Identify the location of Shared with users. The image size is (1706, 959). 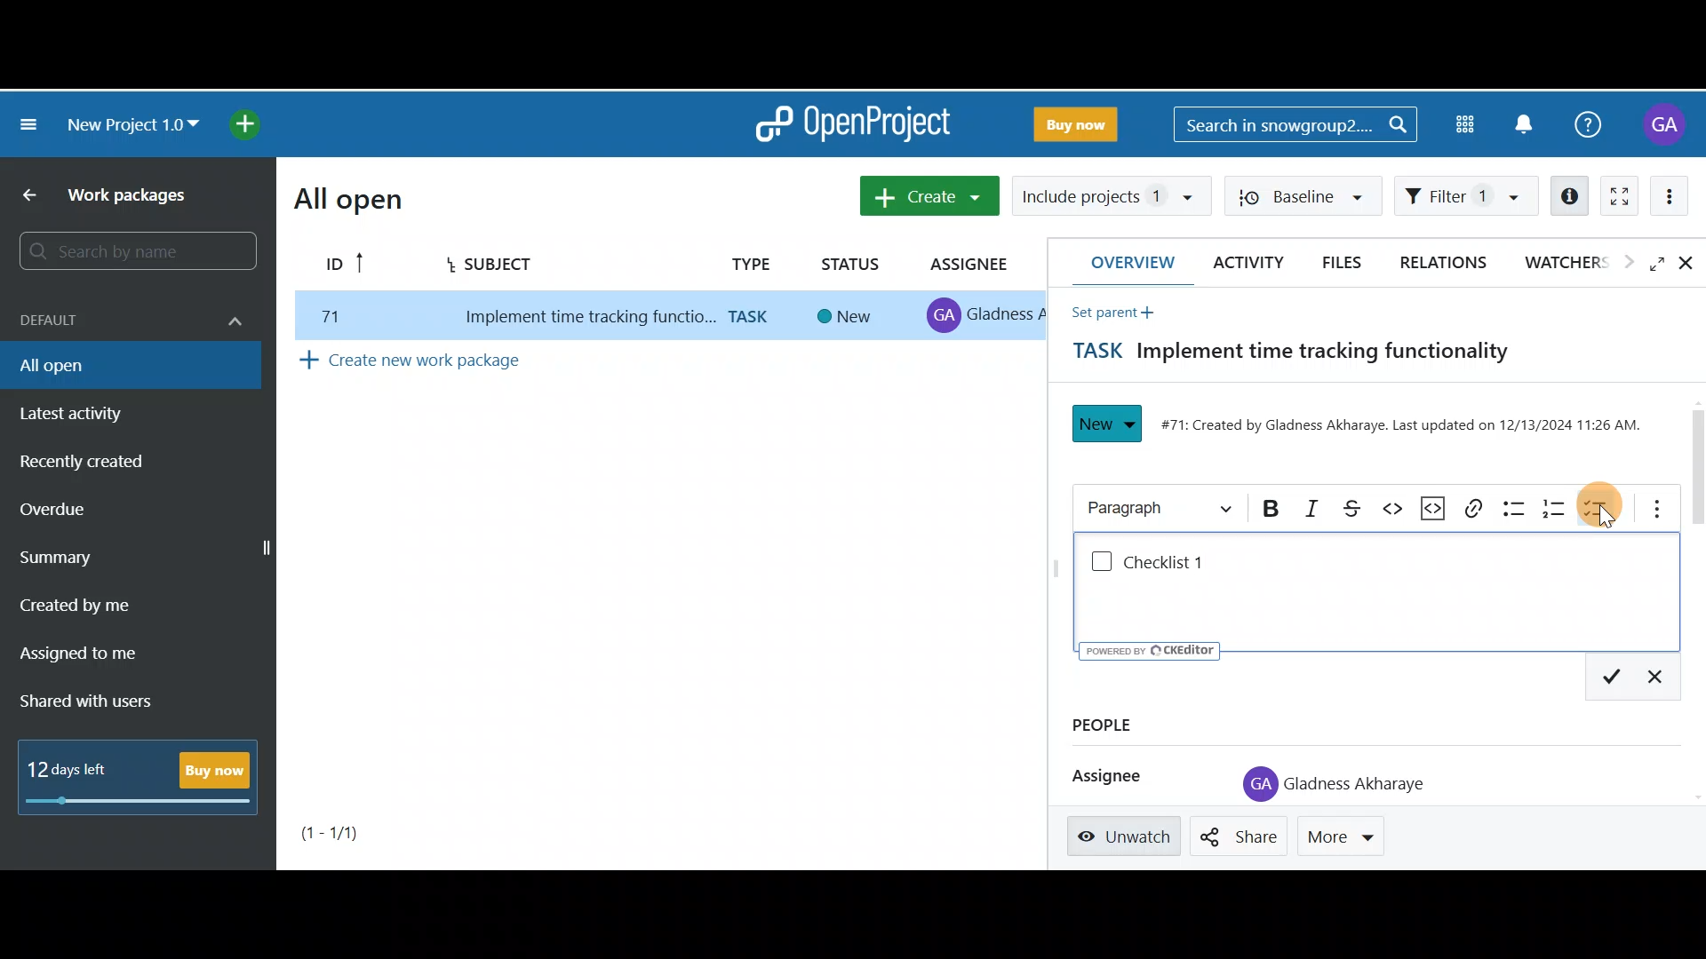
(96, 701).